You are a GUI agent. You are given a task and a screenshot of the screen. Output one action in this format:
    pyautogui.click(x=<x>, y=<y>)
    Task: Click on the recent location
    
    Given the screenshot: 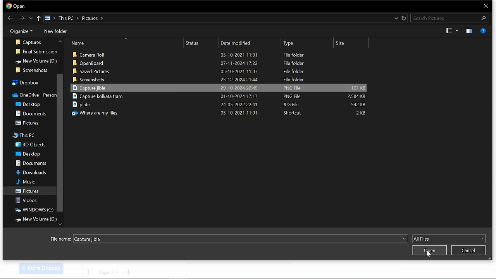 What is the action you would take?
    pyautogui.click(x=395, y=18)
    